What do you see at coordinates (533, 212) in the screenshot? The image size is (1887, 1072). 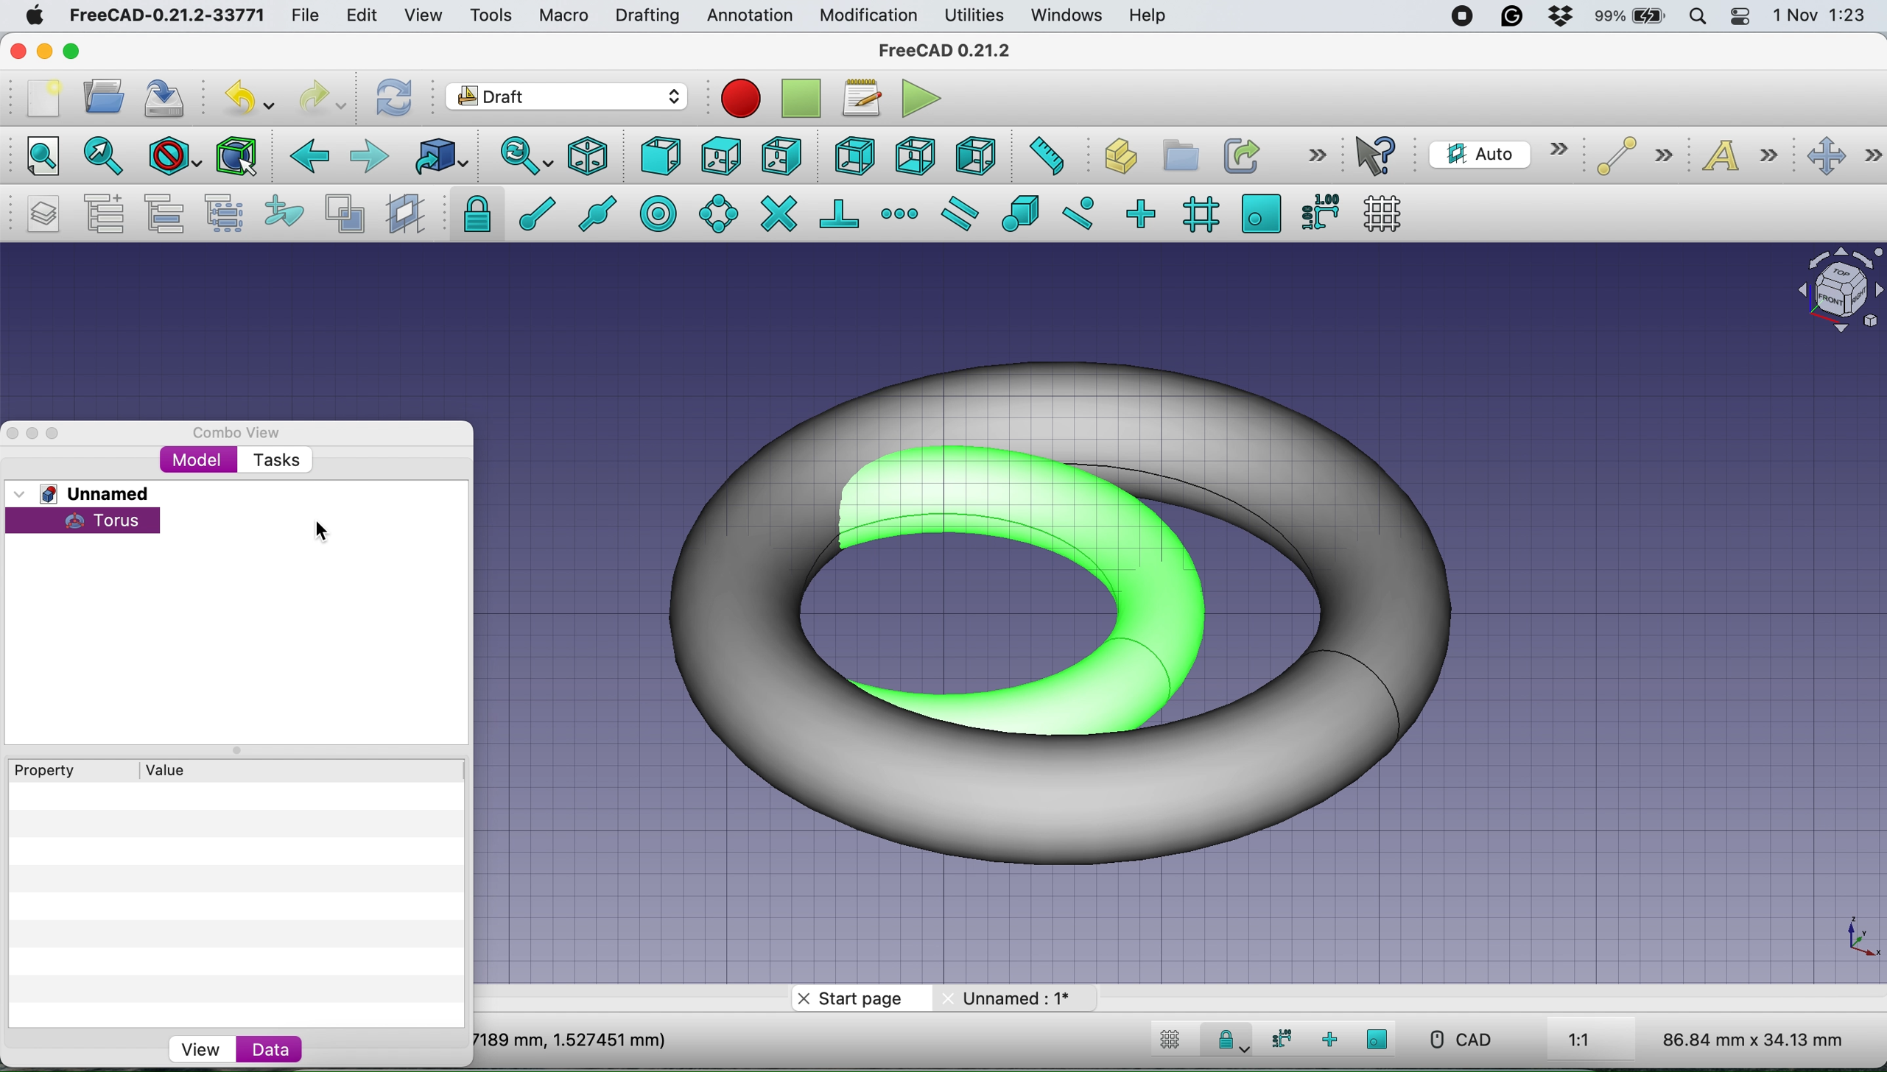 I see `snap endpoint` at bounding box center [533, 212].